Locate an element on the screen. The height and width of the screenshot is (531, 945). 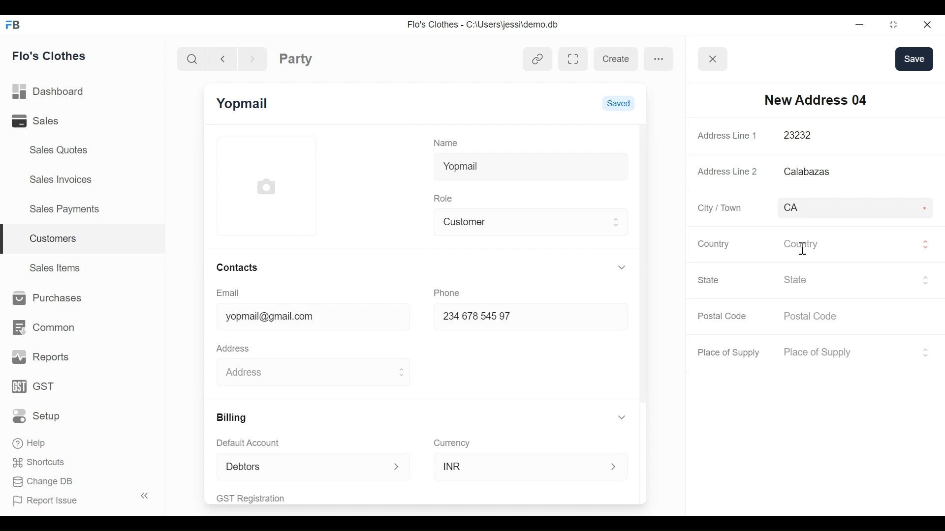
Asterisk  is located at coordinates (926, 207).